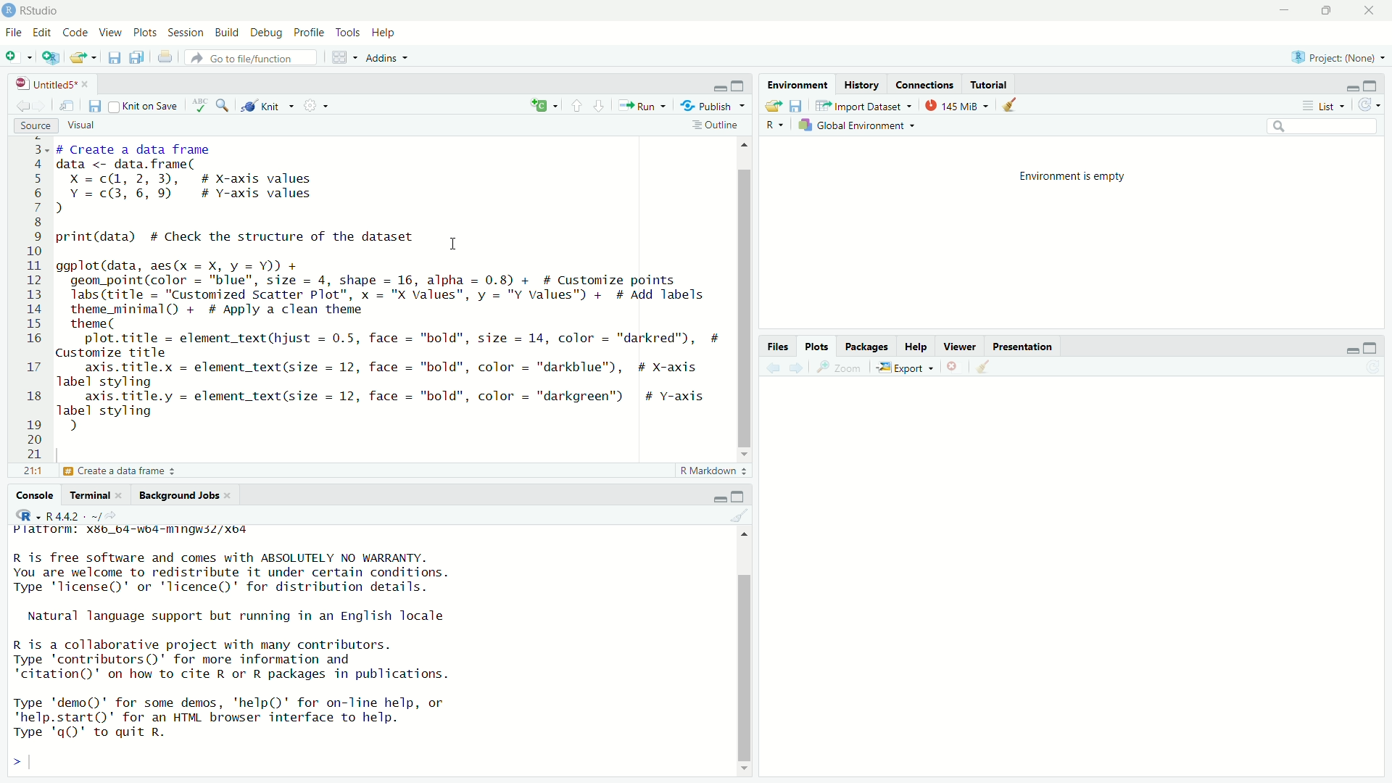 The height and width of the screenshot is (783, 1392). What do you see at coordinates (713, 106) in the screenshot?
I see `Publish` at bounding box center [713, 106].